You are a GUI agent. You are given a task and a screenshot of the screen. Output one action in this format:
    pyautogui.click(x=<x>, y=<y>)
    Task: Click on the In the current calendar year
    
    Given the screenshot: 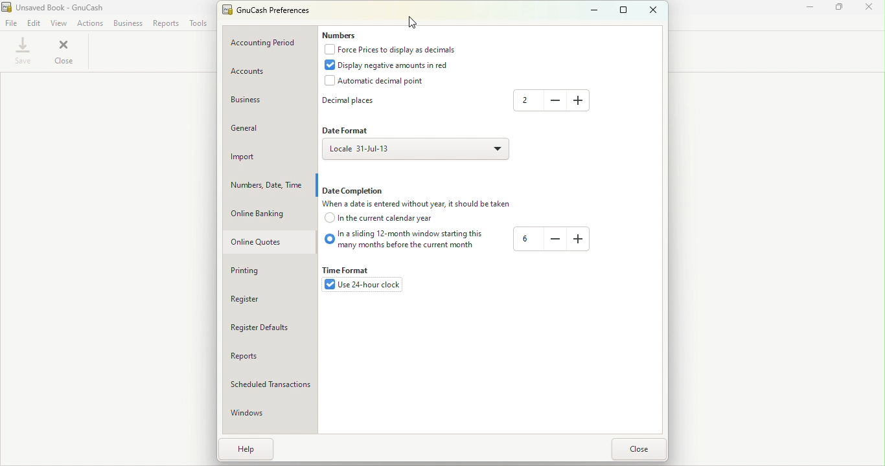 What is the action you would take?
    pyautogui.click(x=383, y=219)
    